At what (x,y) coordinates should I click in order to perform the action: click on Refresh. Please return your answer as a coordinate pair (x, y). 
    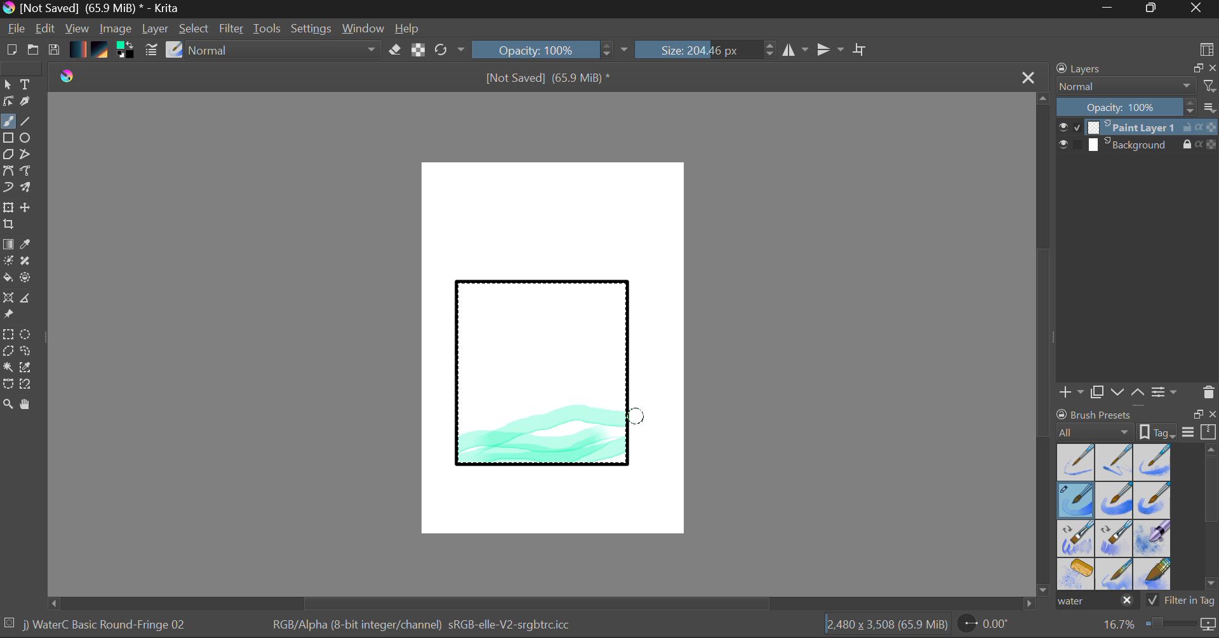
    Looking at the image, I should click on (450, 49).